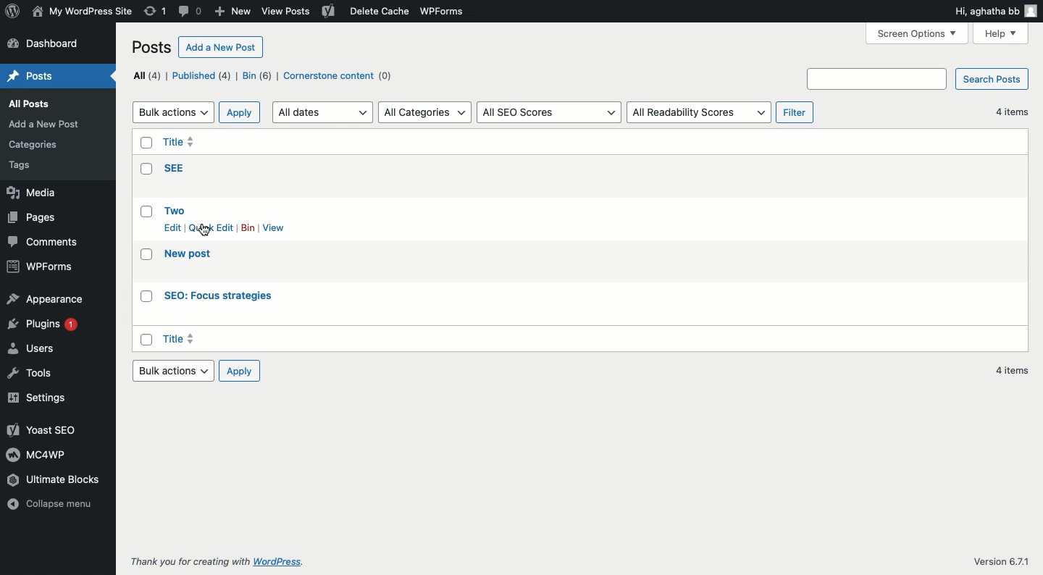  What do you see at coordinates (46, 242) in the screenshot?
I see `Comments` at bounding box center [46, 242].